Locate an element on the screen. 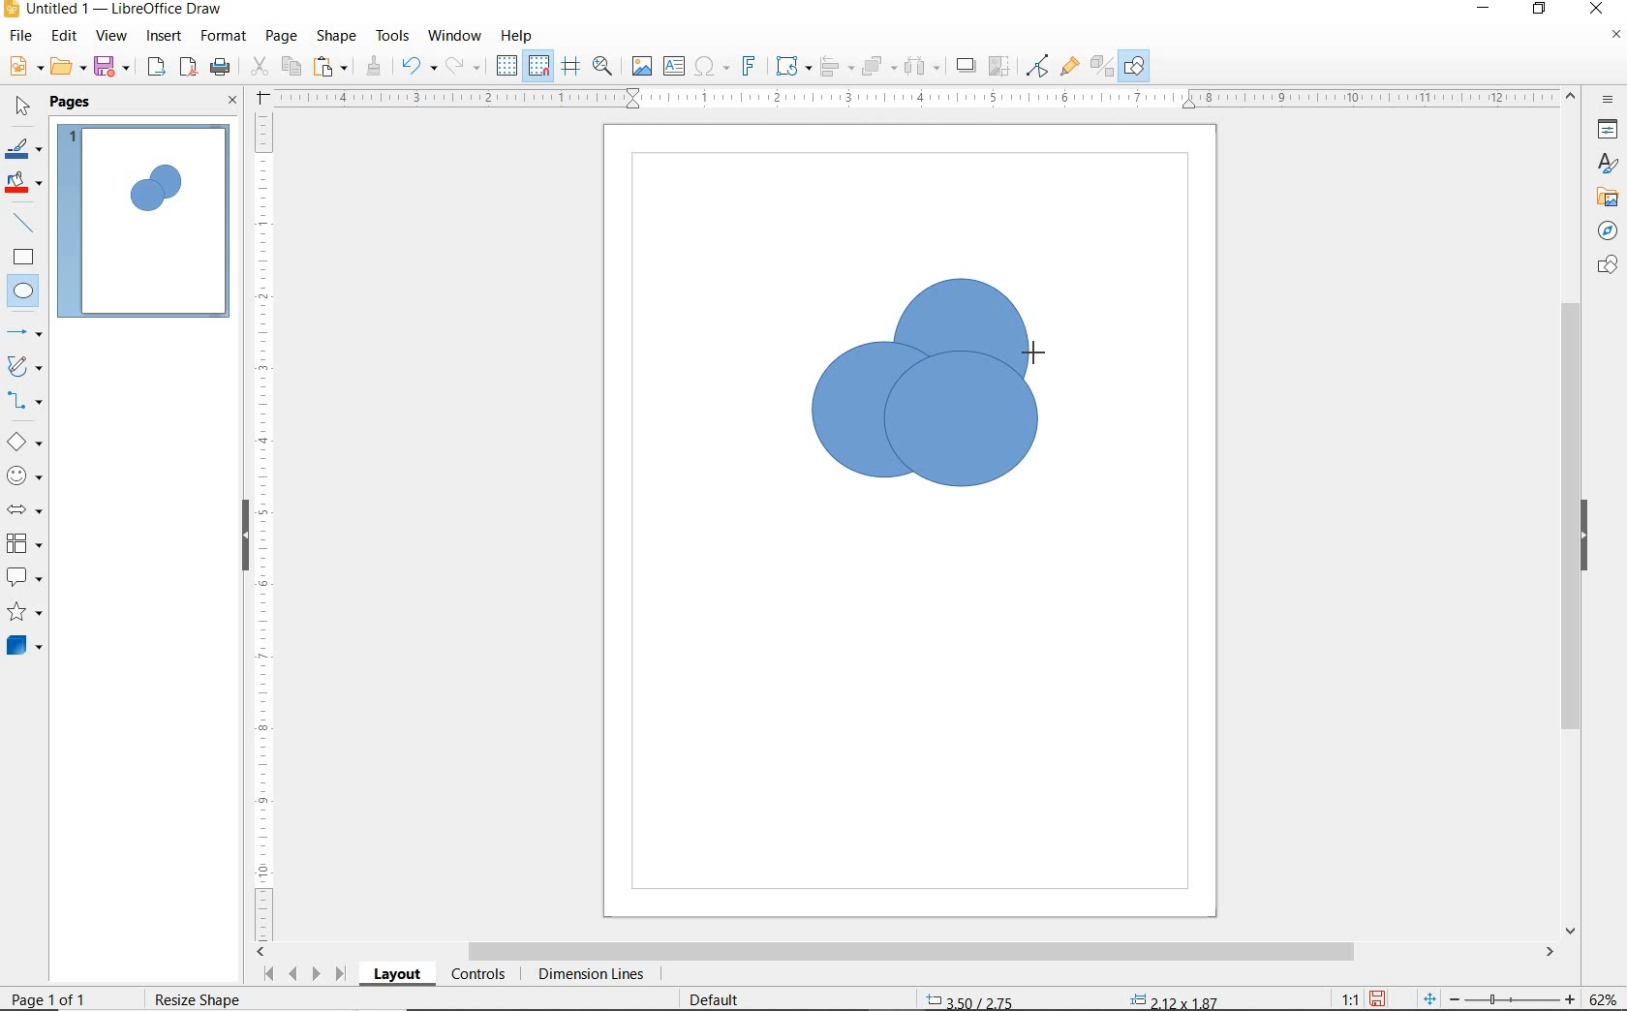  ELLIPSE is located at coordinates (24, 292).